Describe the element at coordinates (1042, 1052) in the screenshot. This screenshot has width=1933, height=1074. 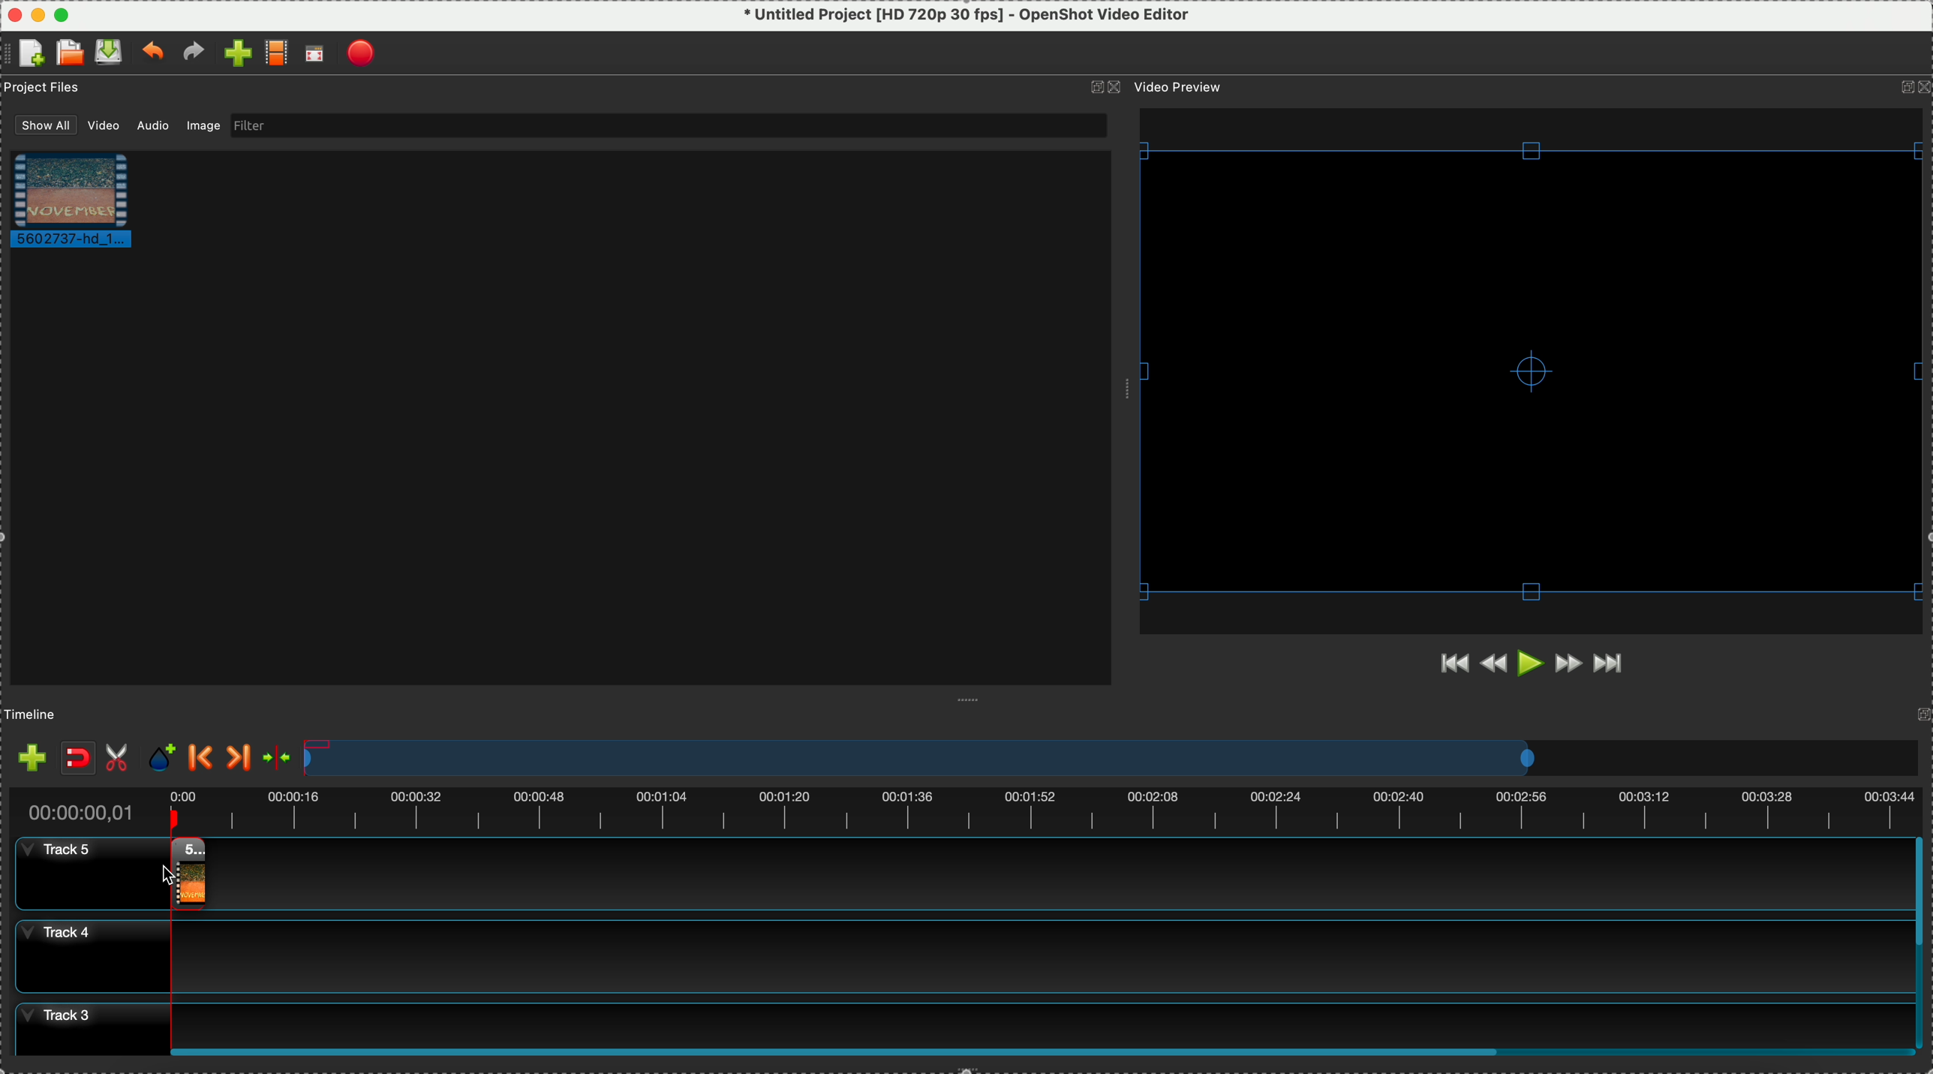
I see `Horizontal scroll bar` at that location.